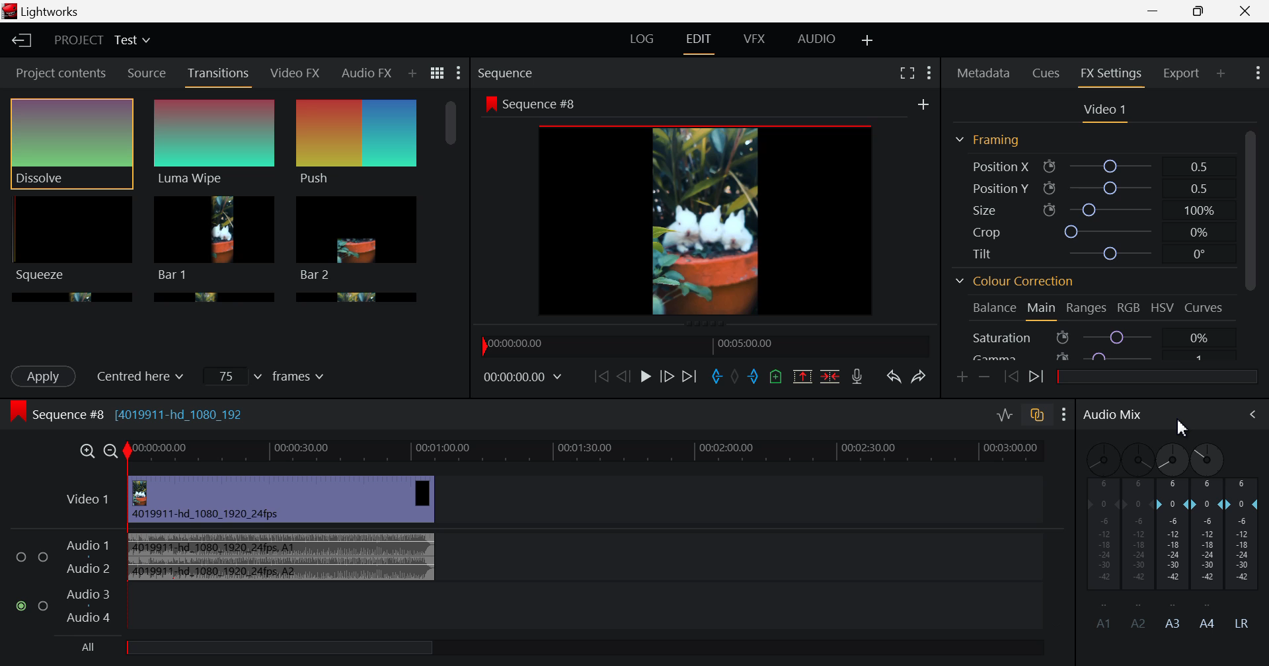  What do you see at coordinates (1163, 310) in the screenshot?
I see `HSV` at bounding box center [1163, 310].